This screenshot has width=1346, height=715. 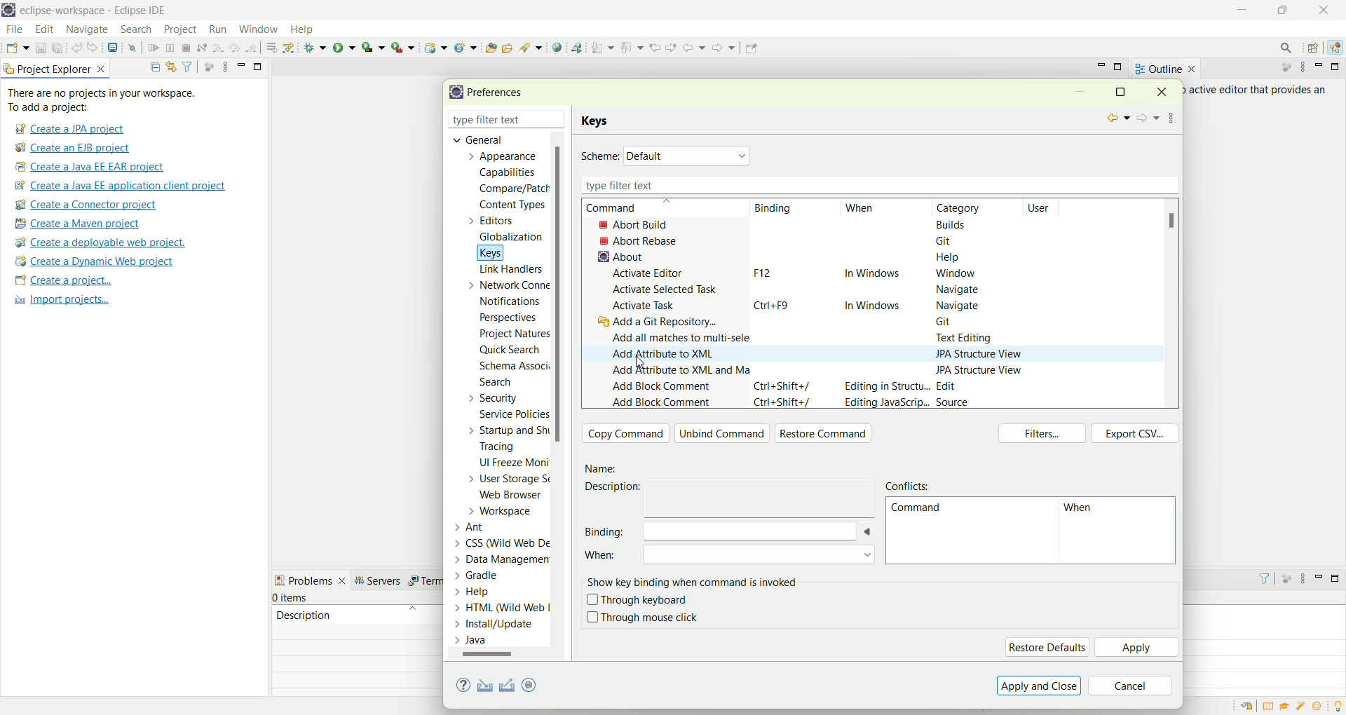 What do you see at coordinates (496, 626) in the screenshot?
I see `Install/update` at bounding box center [496, 626].